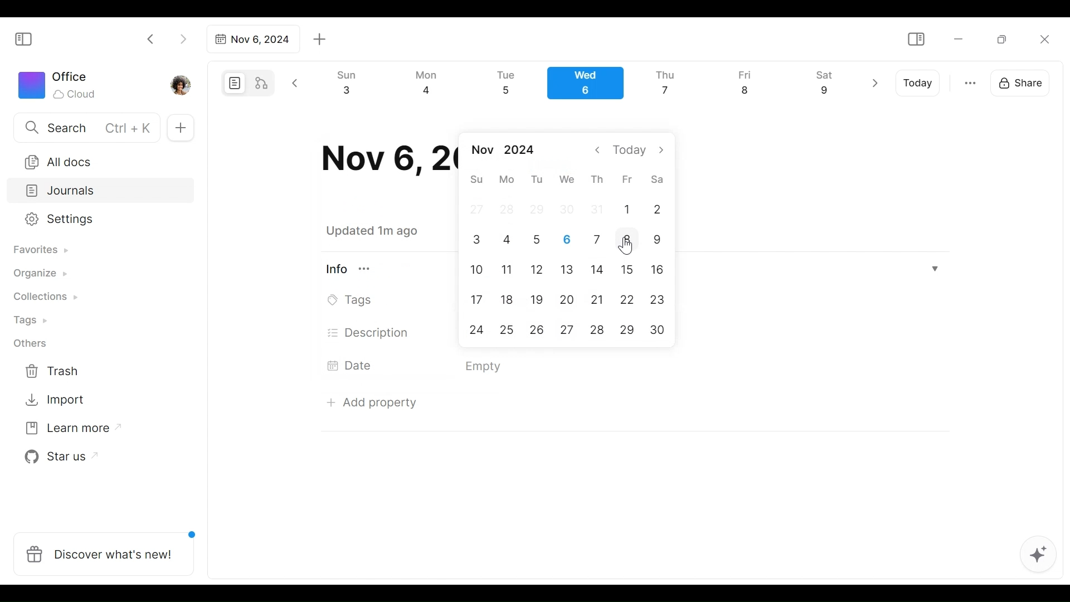  Describe the element at coordinates (970, 82) in the screenshot. I see `more otions` at that location.